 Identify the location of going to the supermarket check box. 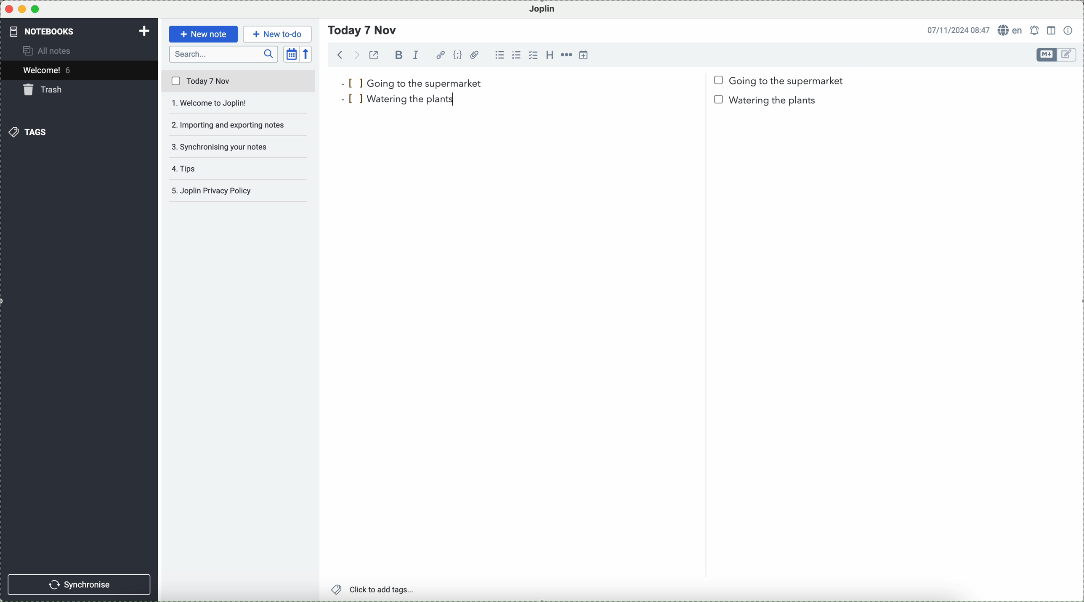
(781, 81).